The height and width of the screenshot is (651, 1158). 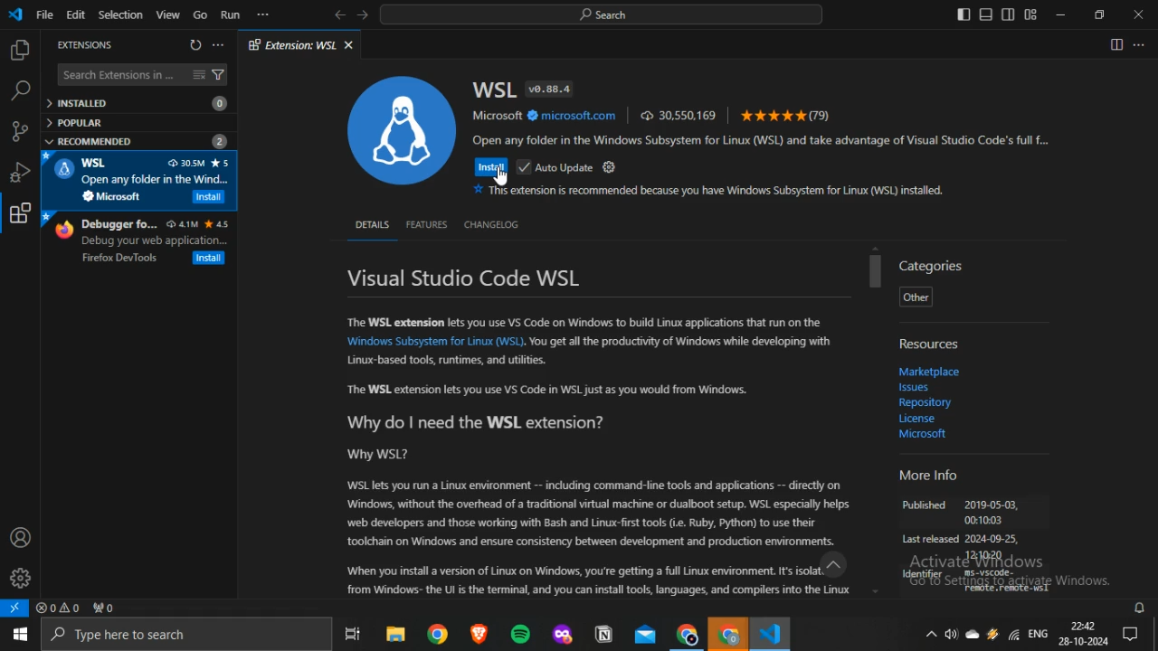 What do you see at coordinates (83, 46) in the screenshot?
I see `EXTENSIONS` at bounding box center [83, 46].